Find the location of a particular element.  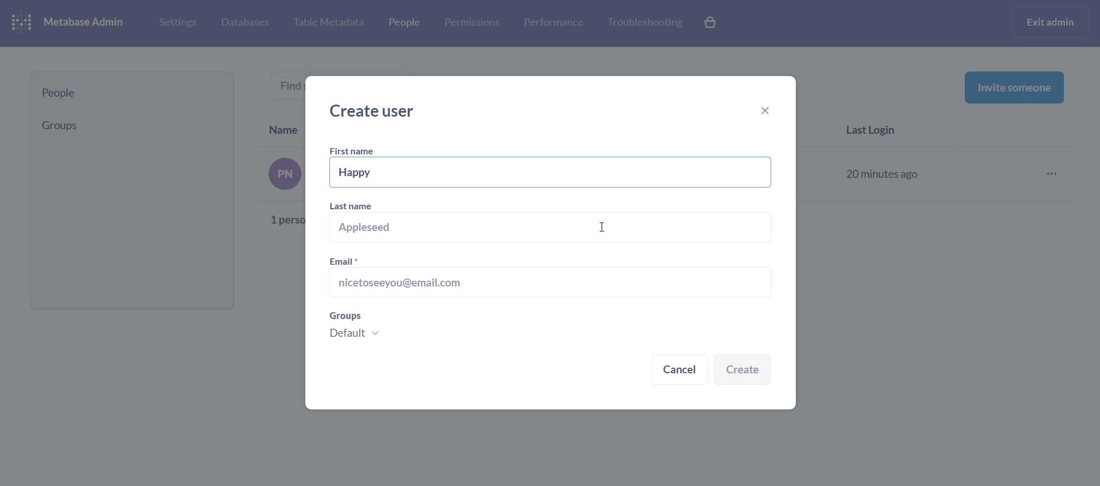

more is located at coordinates (1055, 174).